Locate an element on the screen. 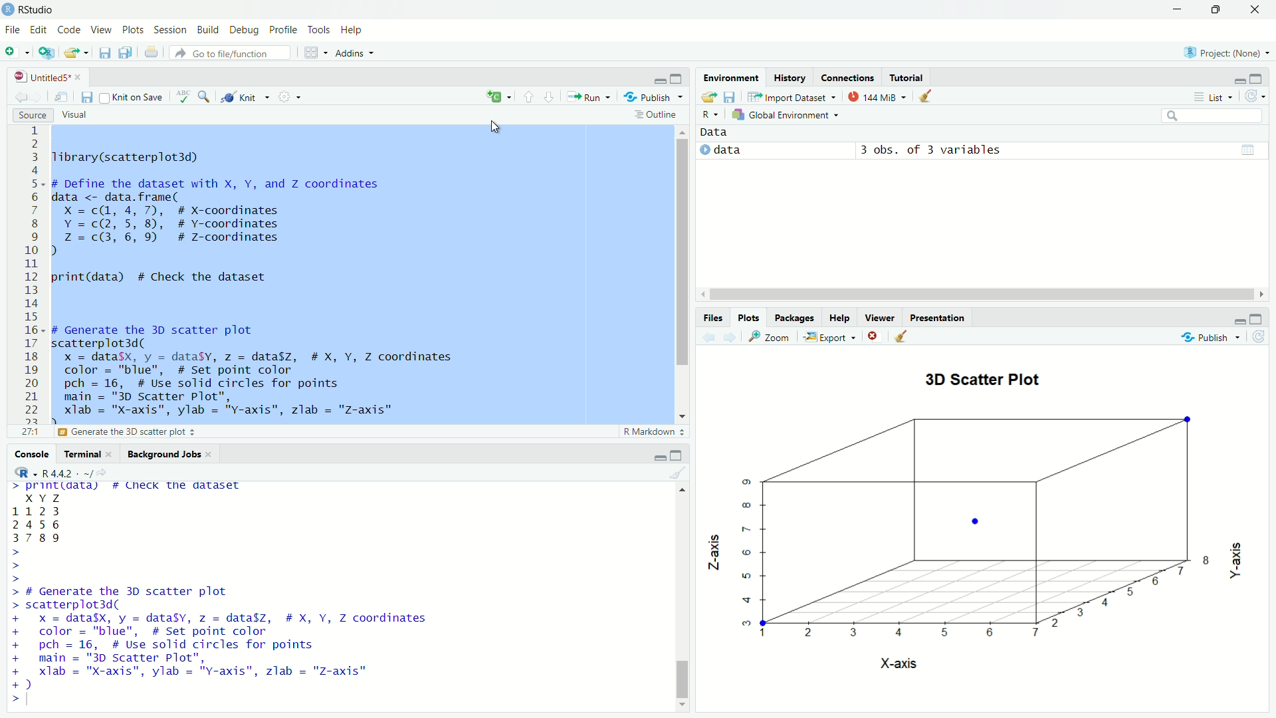  x y 7 is located at coordinates (45, 497).